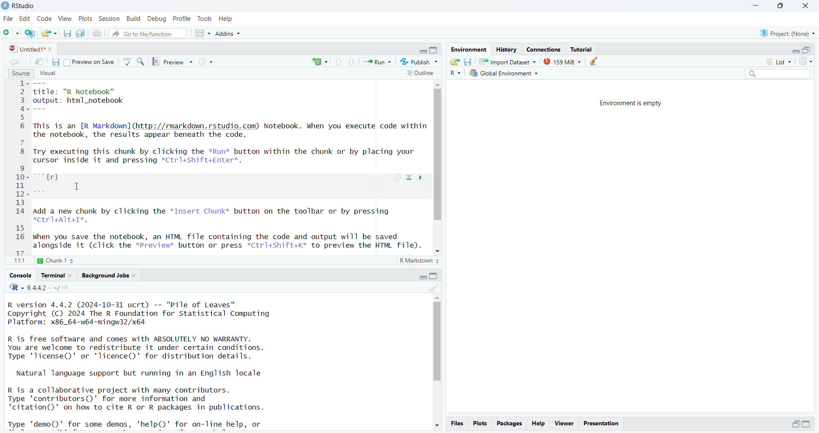  I want to click on profile, so click(183, 19).